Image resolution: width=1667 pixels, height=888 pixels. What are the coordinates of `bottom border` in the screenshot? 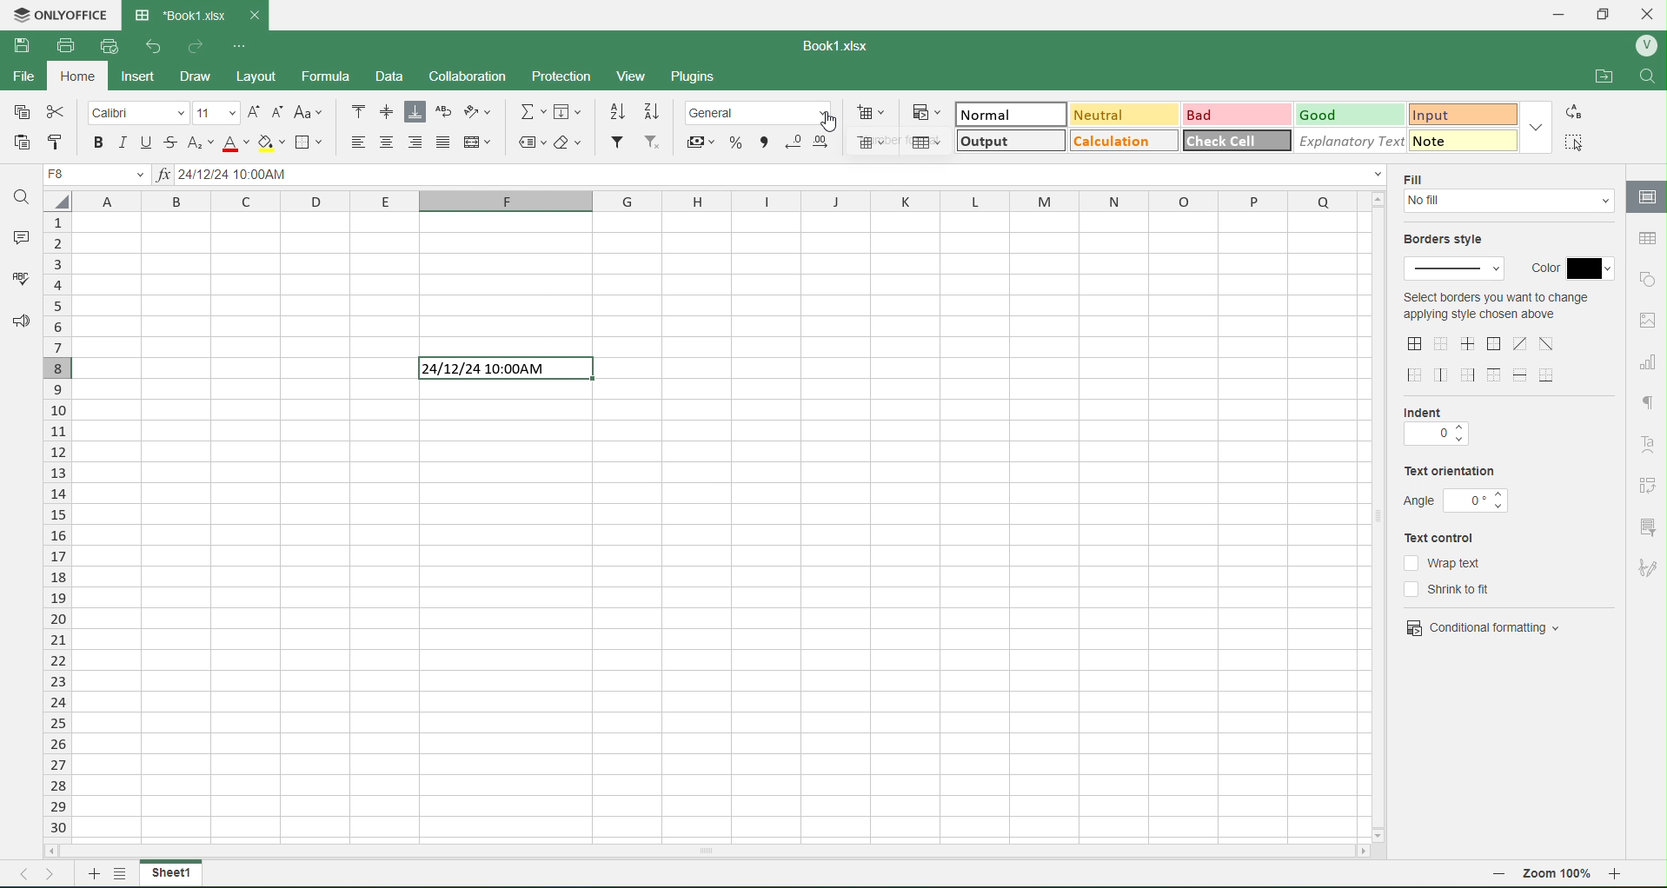 It's located at (1549, 374).